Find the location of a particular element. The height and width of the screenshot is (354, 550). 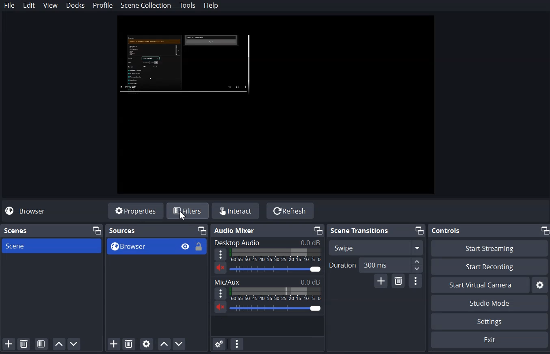

Duration Adjuster is located at coordinates (375, 265).